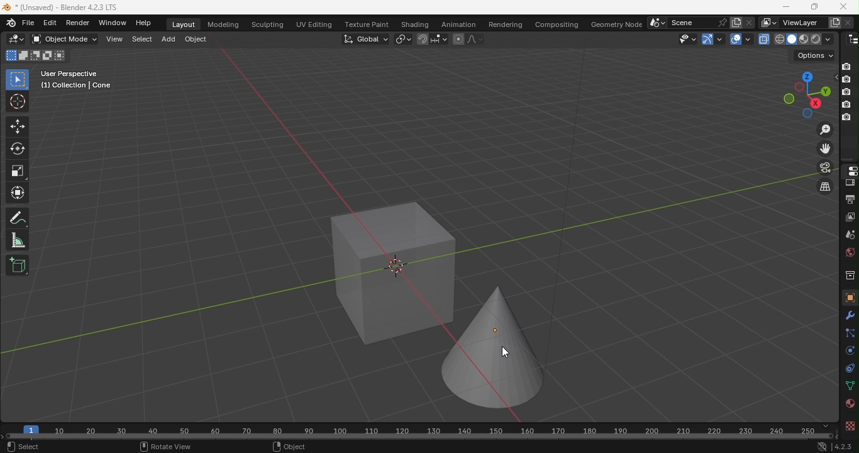  Describe the element at coordinates (140, 41) in the screenshot. I see `Select` at that location.